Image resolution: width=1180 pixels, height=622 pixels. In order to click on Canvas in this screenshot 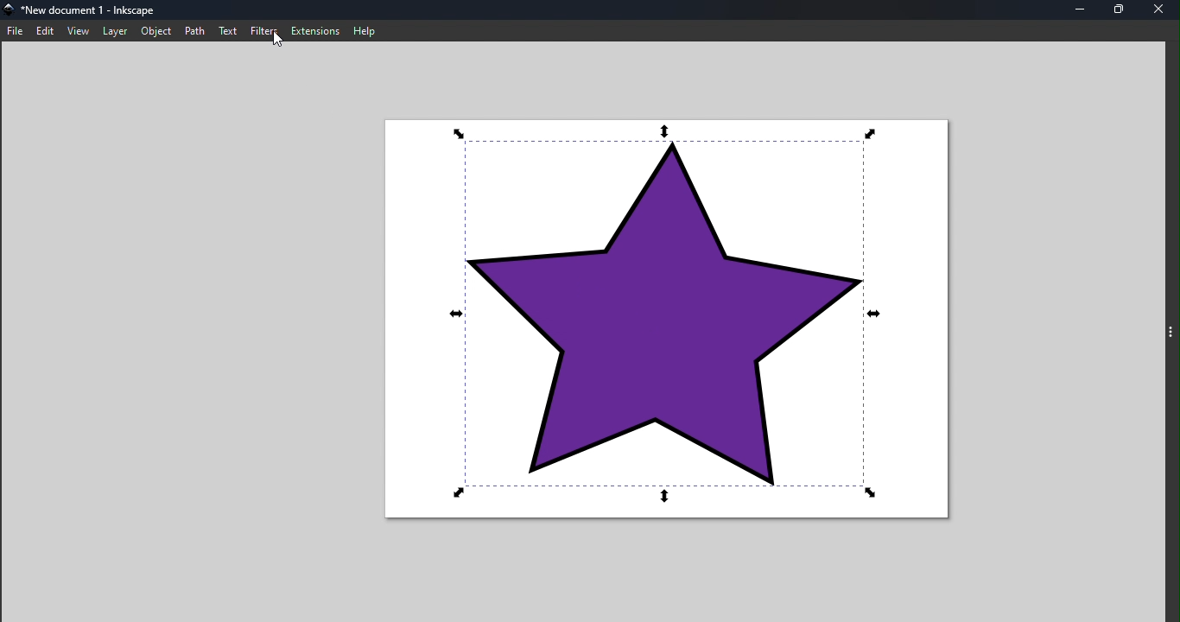, I will do `click(665, 320)`.